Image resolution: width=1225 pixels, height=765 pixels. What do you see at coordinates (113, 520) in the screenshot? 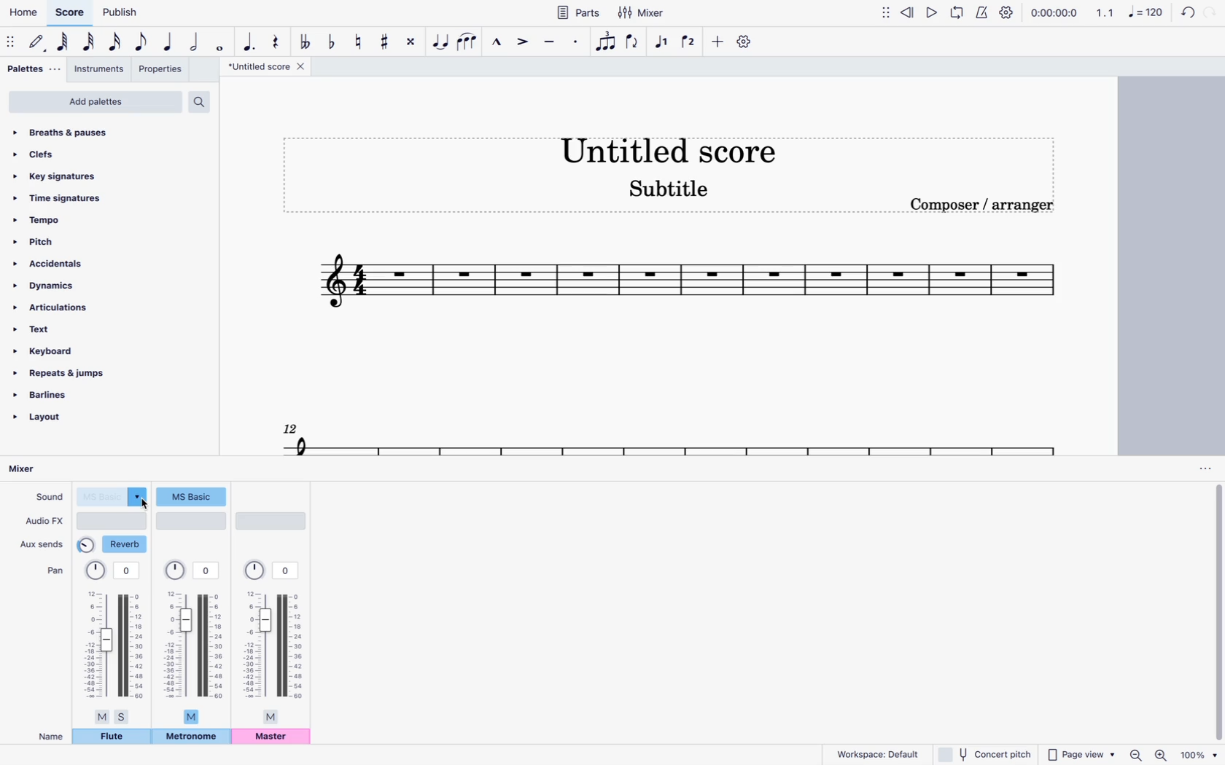
I see `audio type` at bounding box center [113, 520].